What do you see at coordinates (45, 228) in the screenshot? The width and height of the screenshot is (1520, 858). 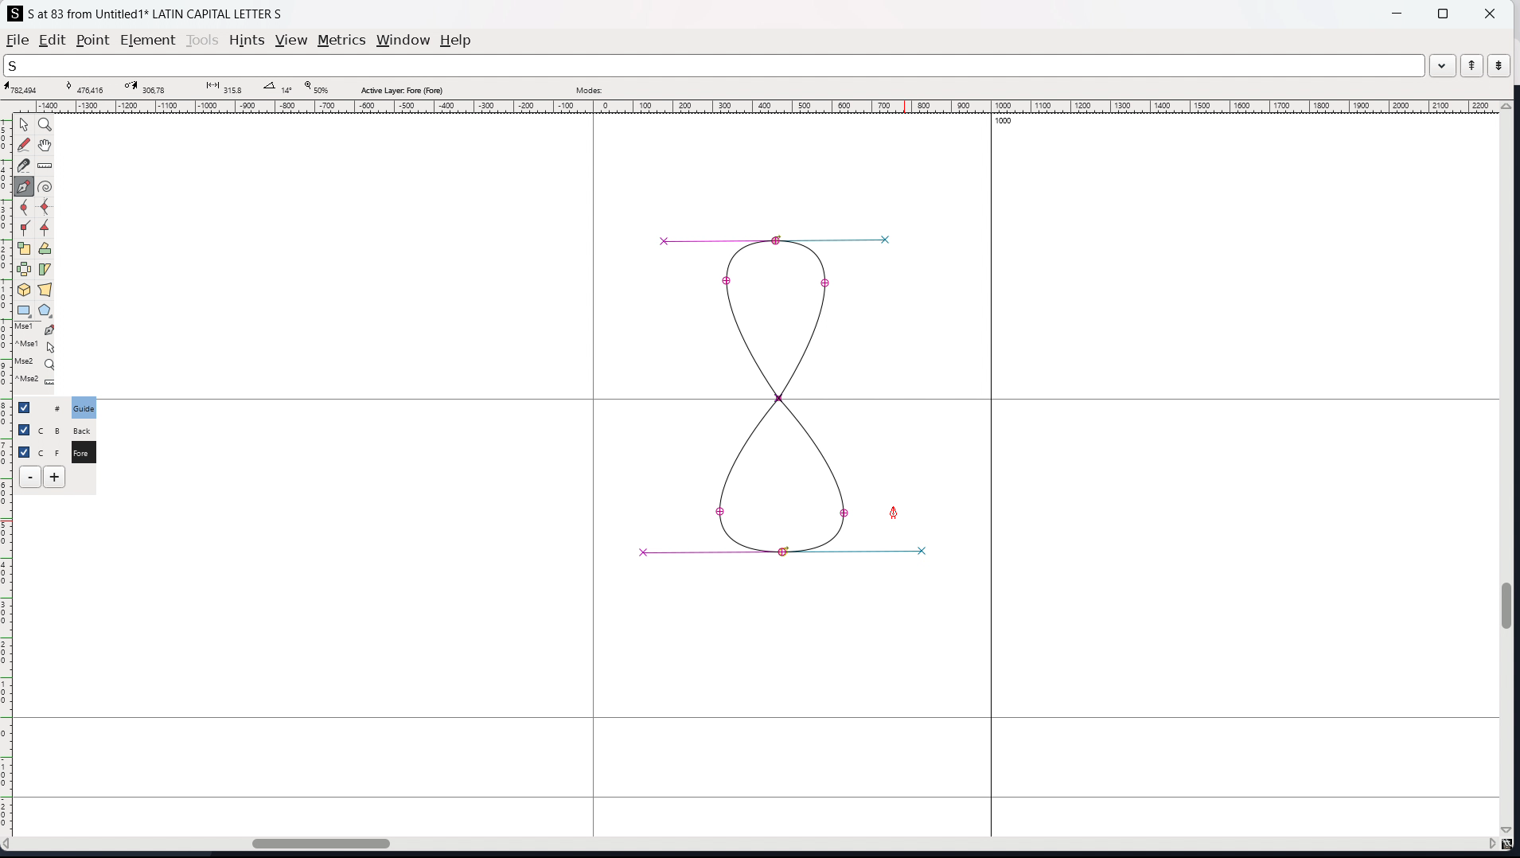 I see `add a tangent point` at bounding box center [45, 228].